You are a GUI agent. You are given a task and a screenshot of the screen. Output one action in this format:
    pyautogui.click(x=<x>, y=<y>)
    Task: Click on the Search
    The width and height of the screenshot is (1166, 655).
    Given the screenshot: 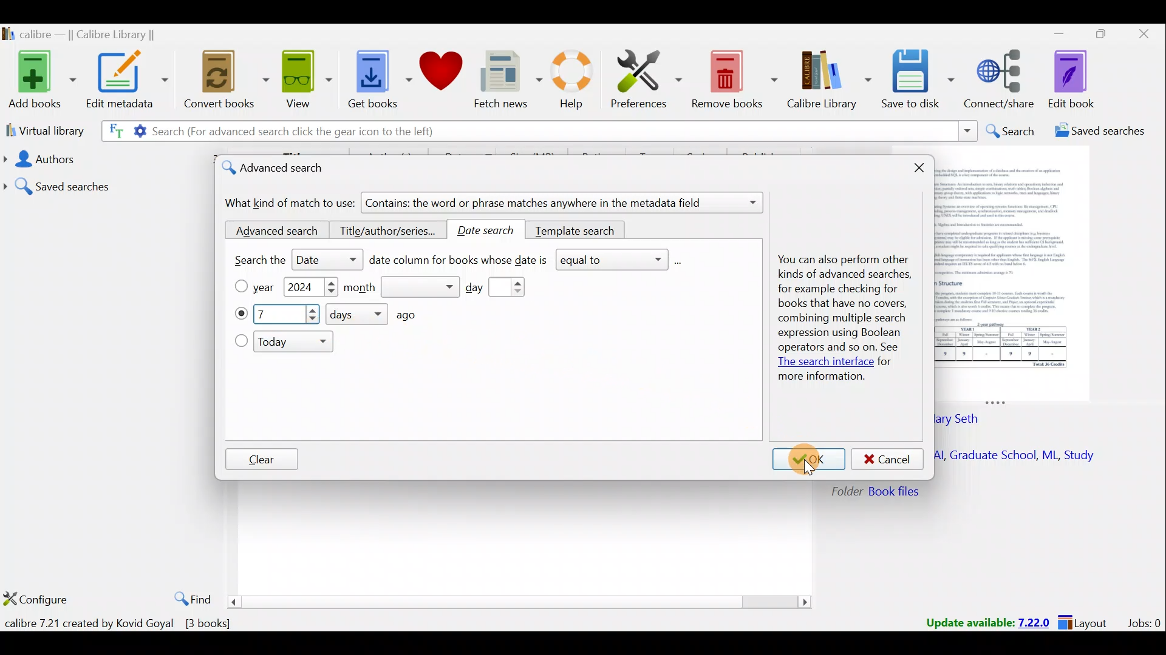 What is the action you would take?
    pyautogui.click(x=1009, y=131)
    